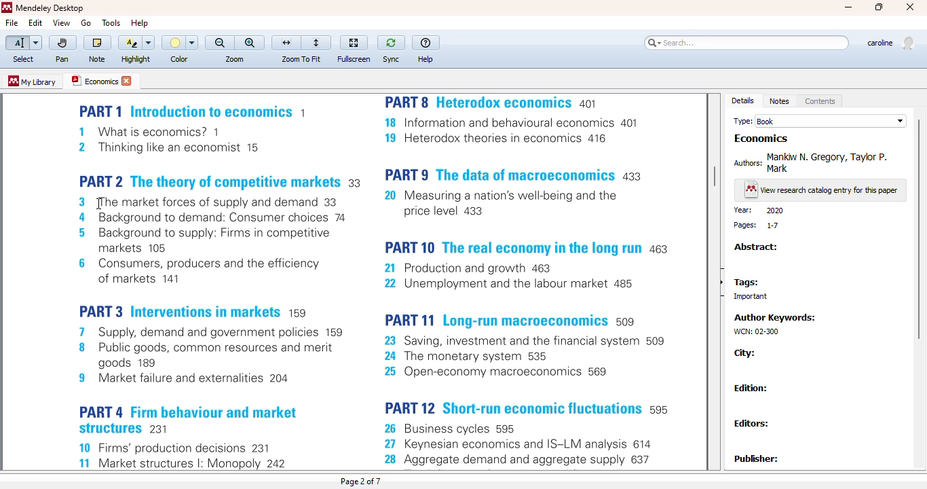 The height and width of the screenshot is (489, 927). I want to click on Color, so click(181, 43).